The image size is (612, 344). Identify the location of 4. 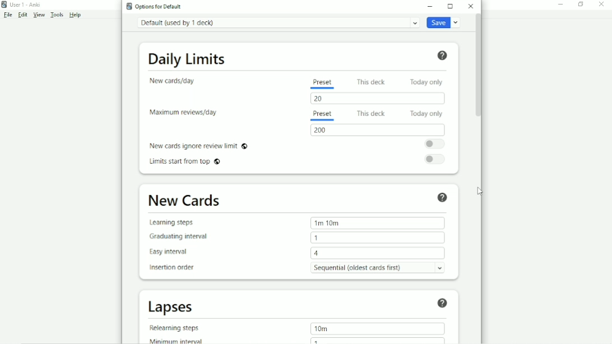
(378, 253).